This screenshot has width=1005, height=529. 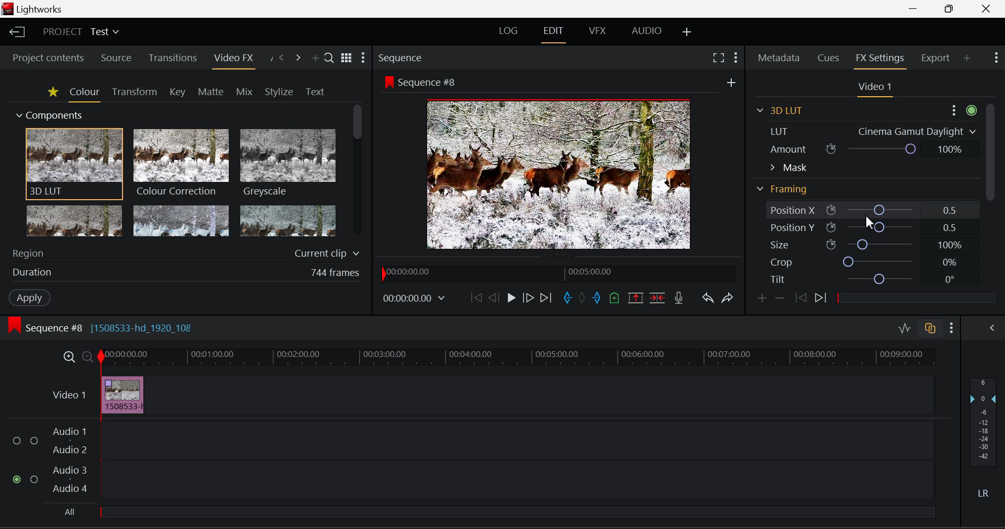 I want to click on Colour Tab Open, so click(x=84, y=95).